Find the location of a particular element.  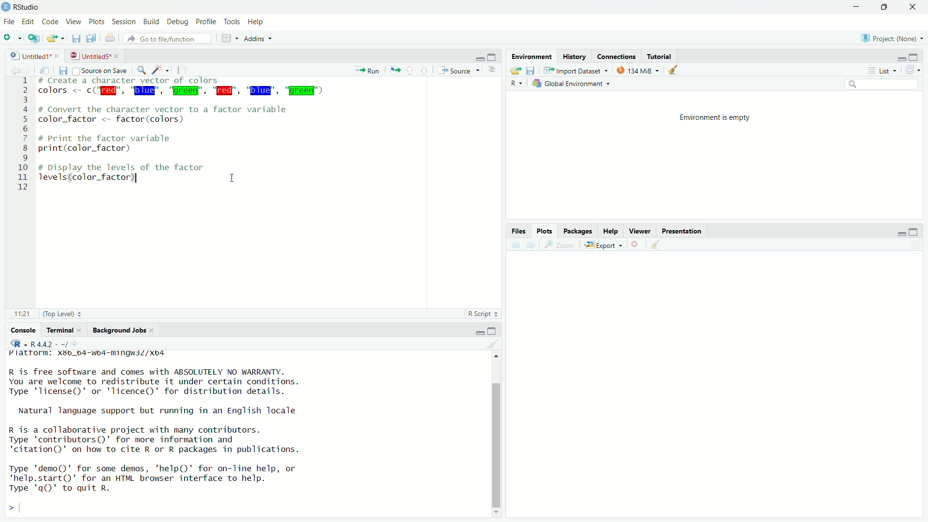

code tools is located at coordinates (161, 70).